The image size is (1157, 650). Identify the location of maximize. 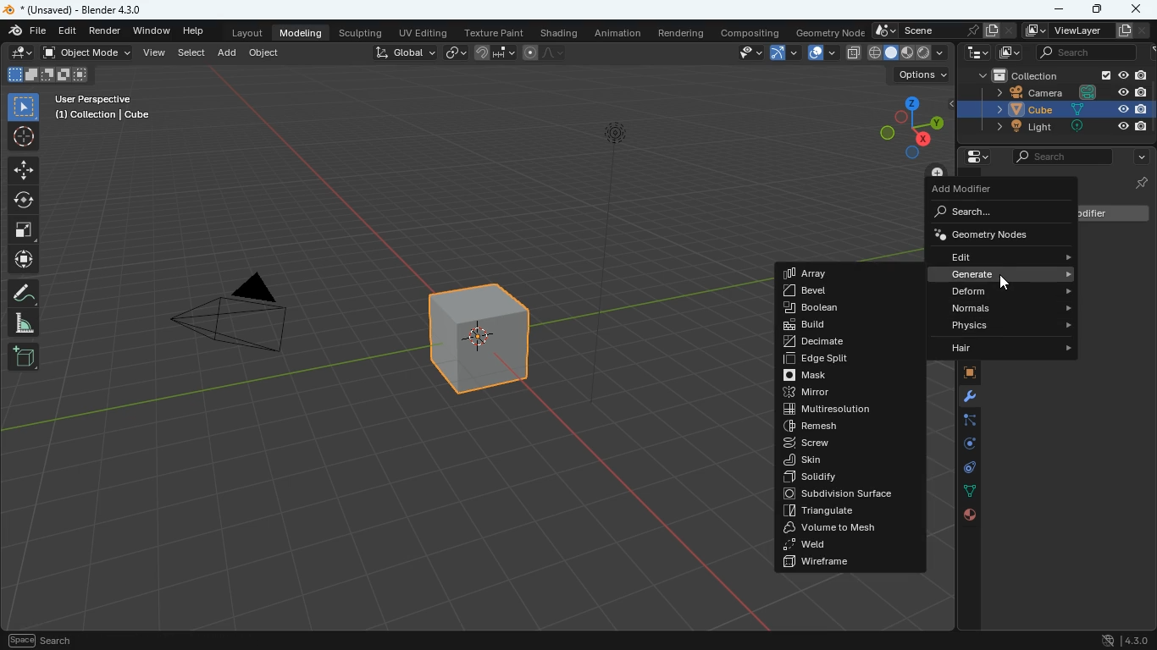
(1095, 8).